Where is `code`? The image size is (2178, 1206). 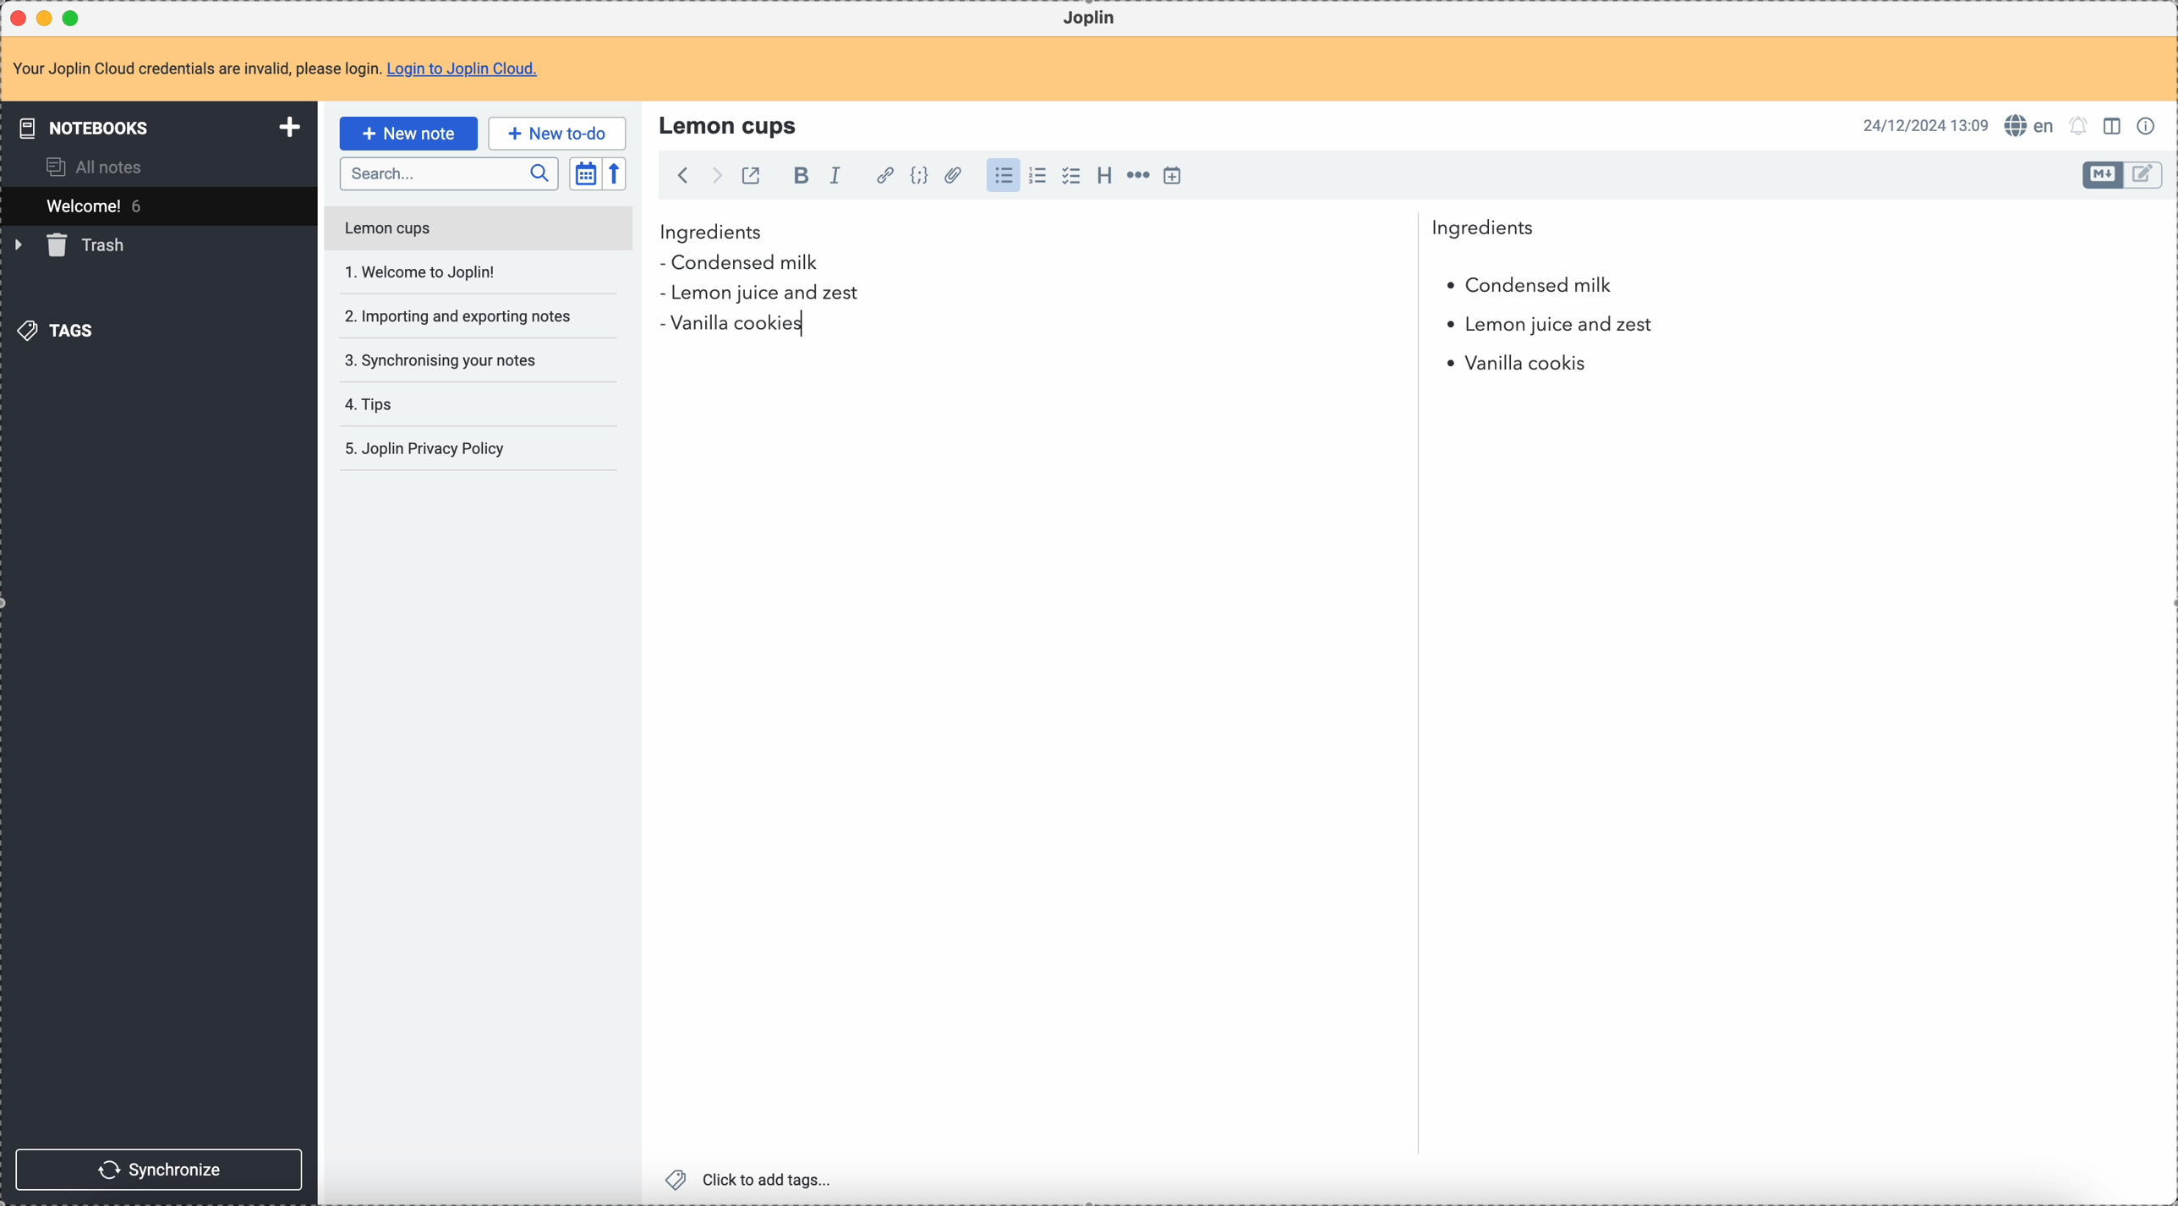
code is located at coordinates (919, 177).